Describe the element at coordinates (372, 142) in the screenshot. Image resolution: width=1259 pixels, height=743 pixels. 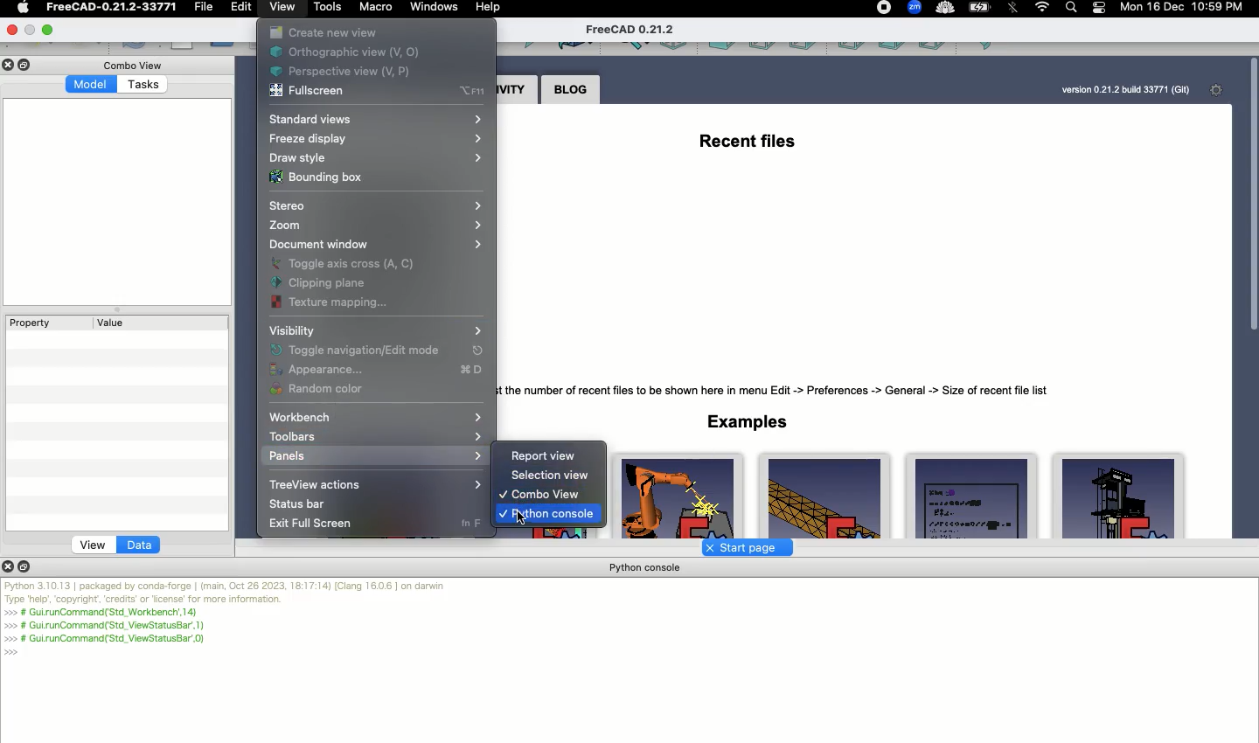
I see `Freeze display` at that location.